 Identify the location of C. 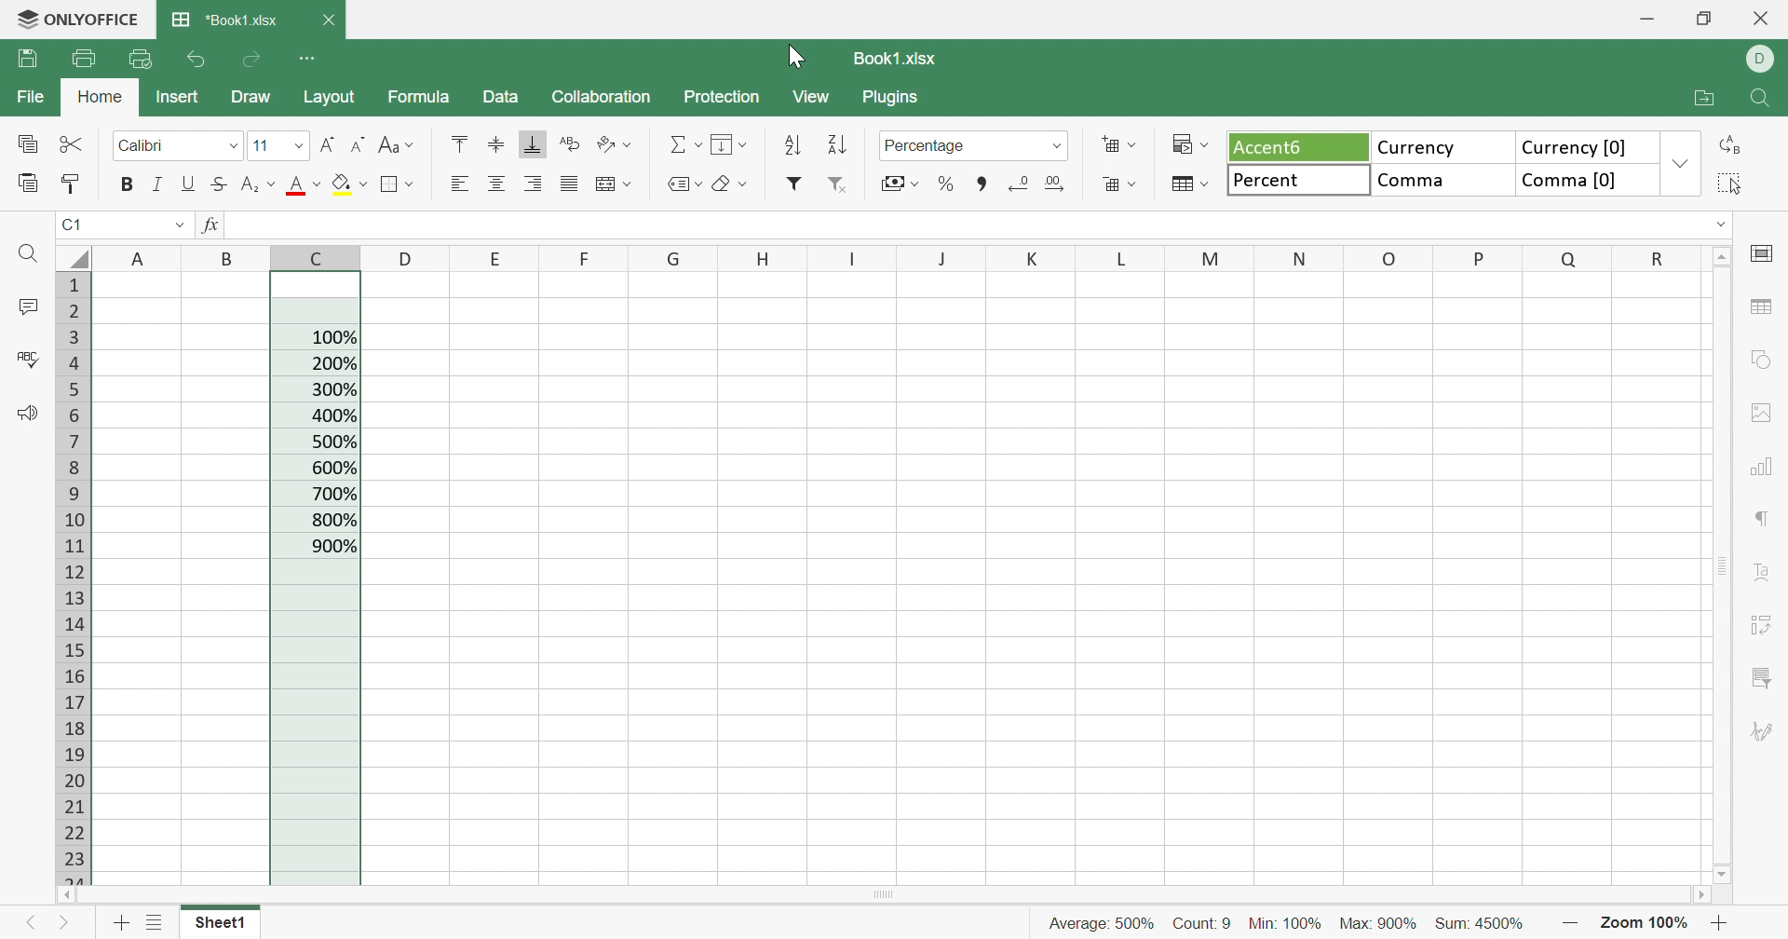
(315, 255).